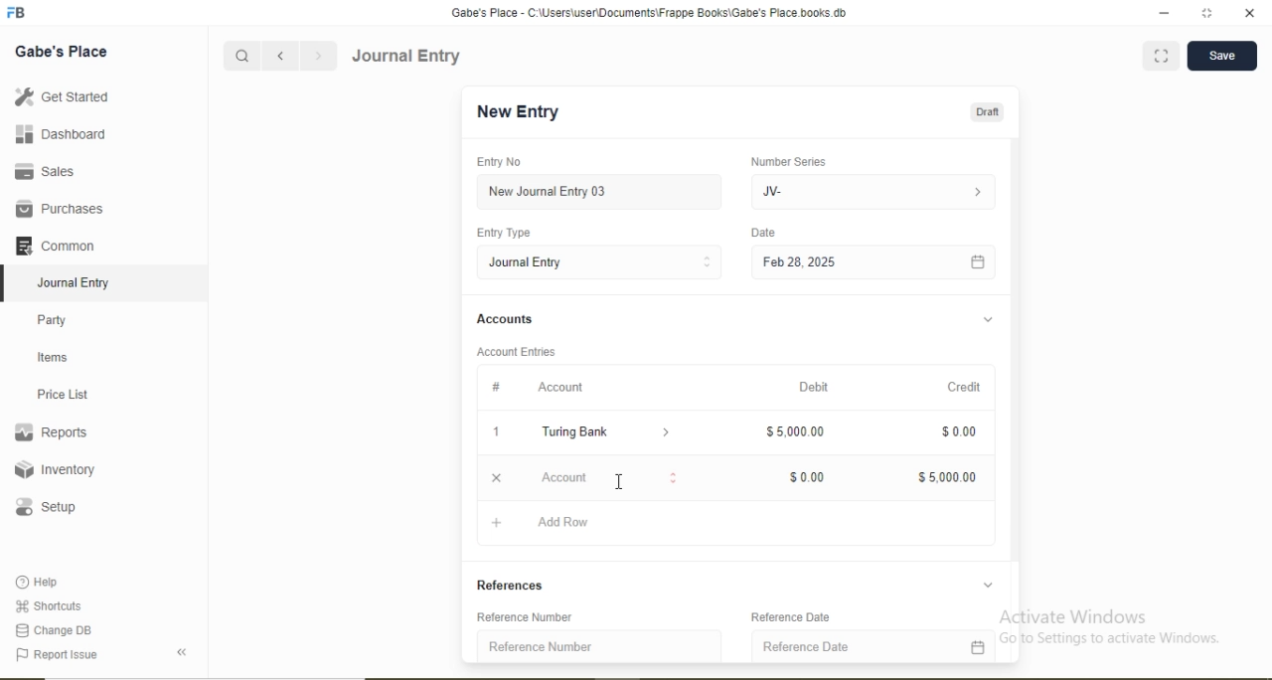 Image resolution: width=1272 pixels, height=680 pixels. What do you see at coordinates (762, 232) in the screenshot?
I see `Date` at bounding box center [762, 232].